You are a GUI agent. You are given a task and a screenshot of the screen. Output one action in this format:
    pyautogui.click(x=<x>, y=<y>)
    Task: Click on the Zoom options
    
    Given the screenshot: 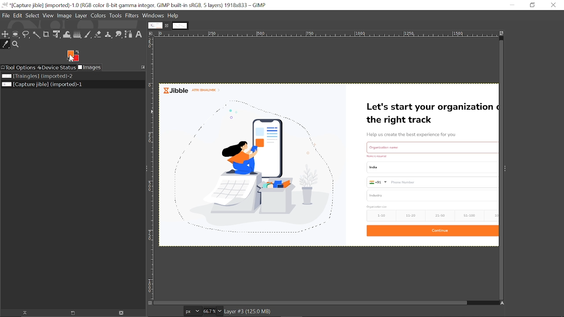 What is the action you would take?
    pyautogui.click(x=220, y=311)
    